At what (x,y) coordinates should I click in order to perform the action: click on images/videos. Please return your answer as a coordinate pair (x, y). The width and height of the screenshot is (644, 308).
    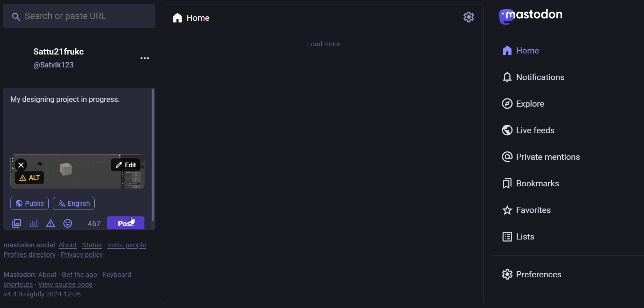
    Looking at the image, I should click on (18, 222).